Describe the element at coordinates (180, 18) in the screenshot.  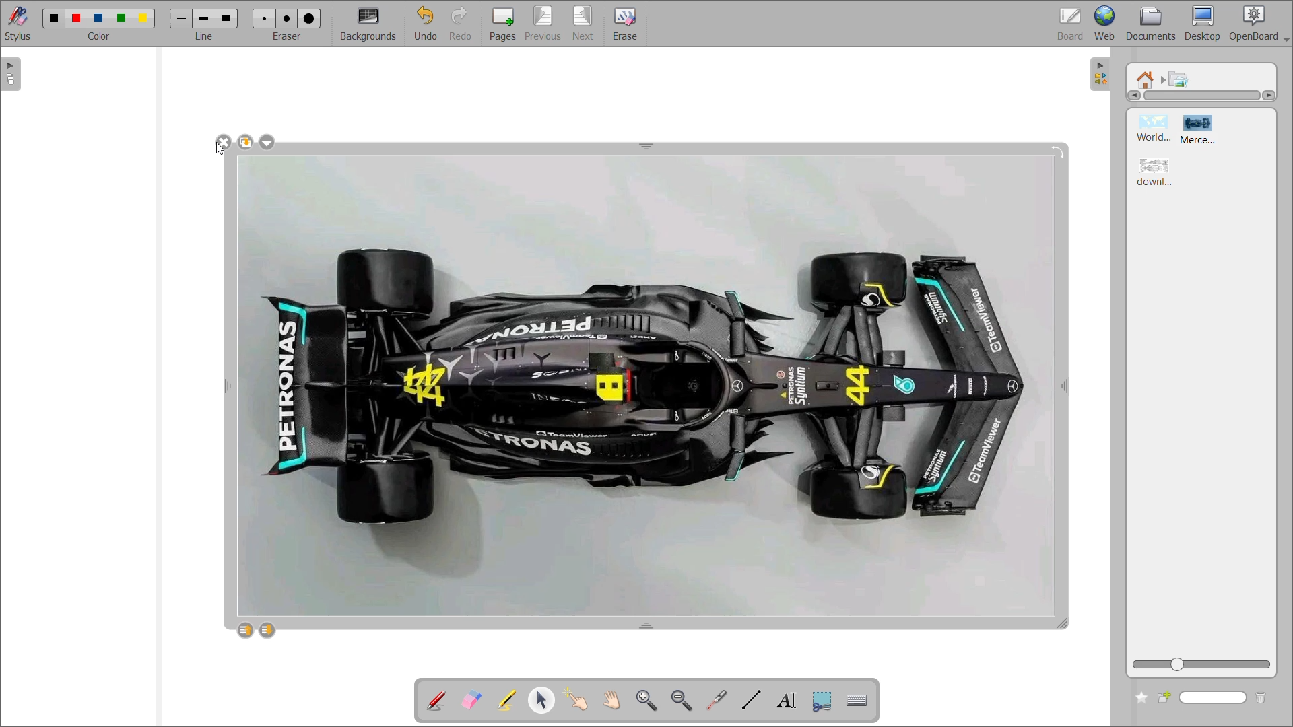
I see `line 1` at that location.